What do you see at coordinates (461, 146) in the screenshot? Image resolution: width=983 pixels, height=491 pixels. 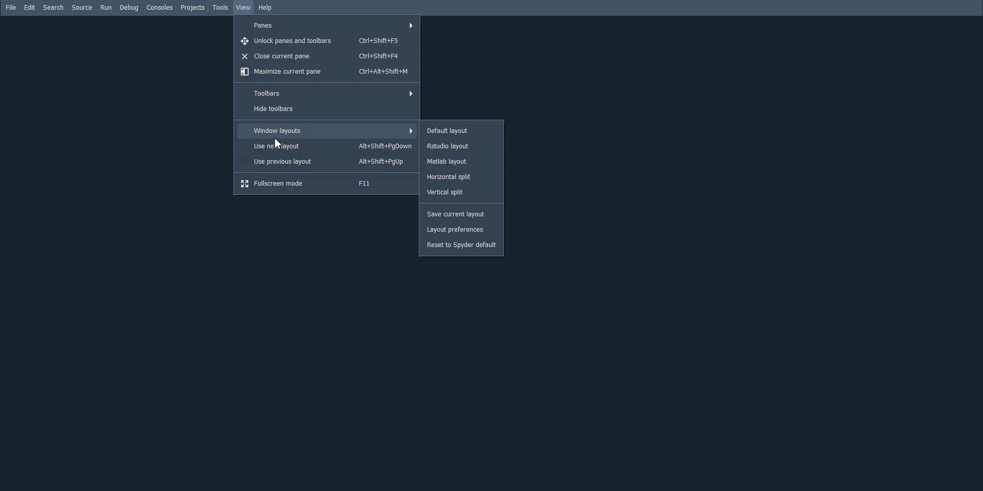 I see `Rstudio layout` at bounding box center [461, 146].